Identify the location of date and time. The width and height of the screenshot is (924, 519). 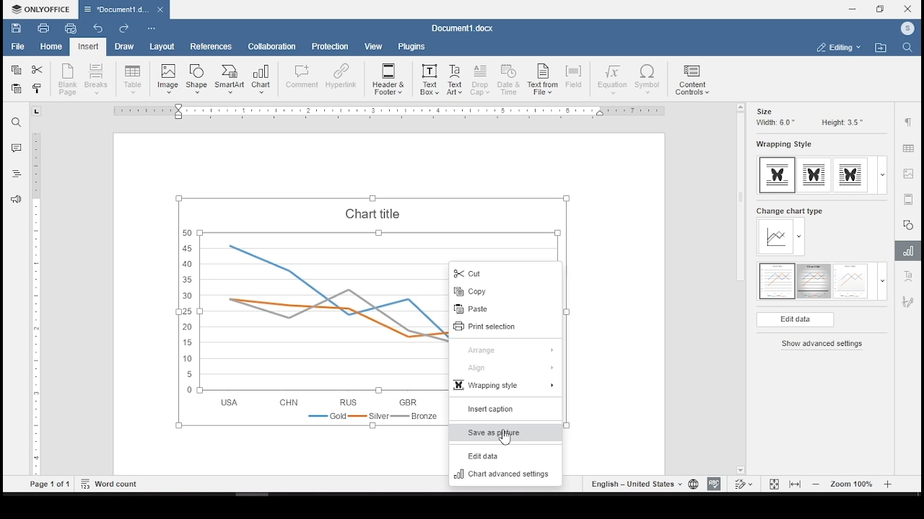
(510, 80).